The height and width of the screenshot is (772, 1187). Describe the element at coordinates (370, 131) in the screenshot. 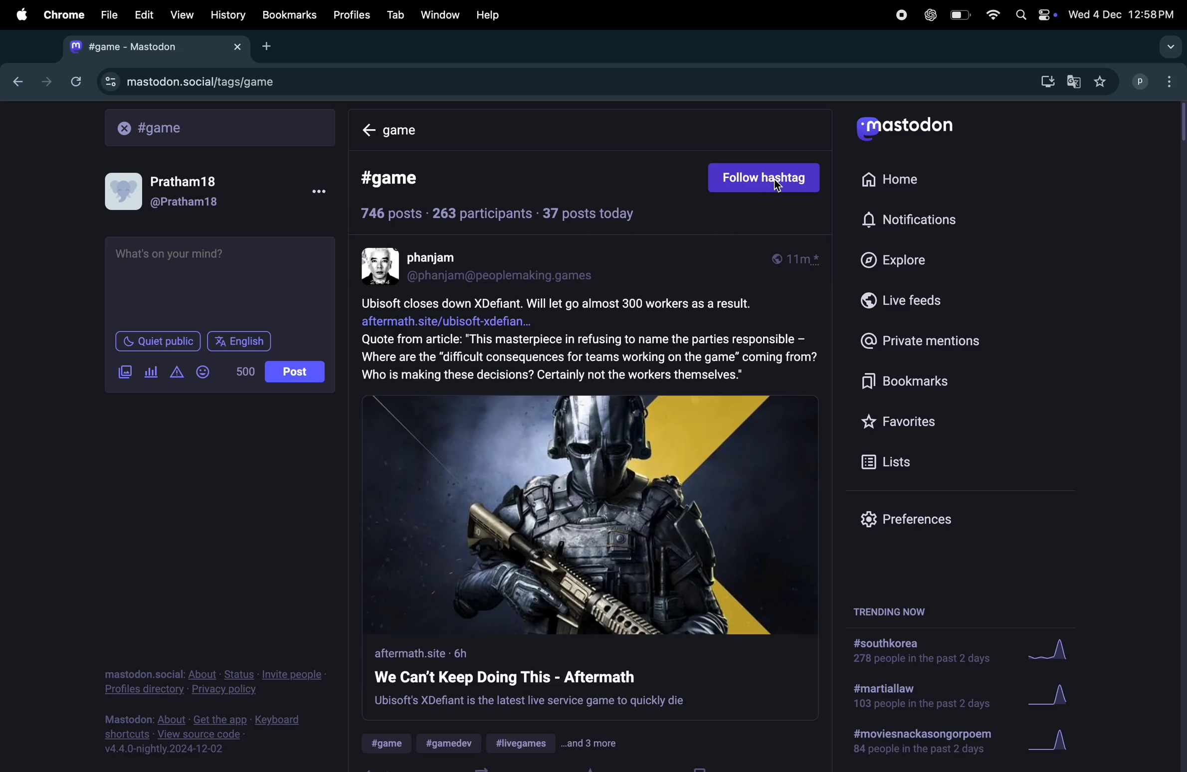

I see `back` at that location.